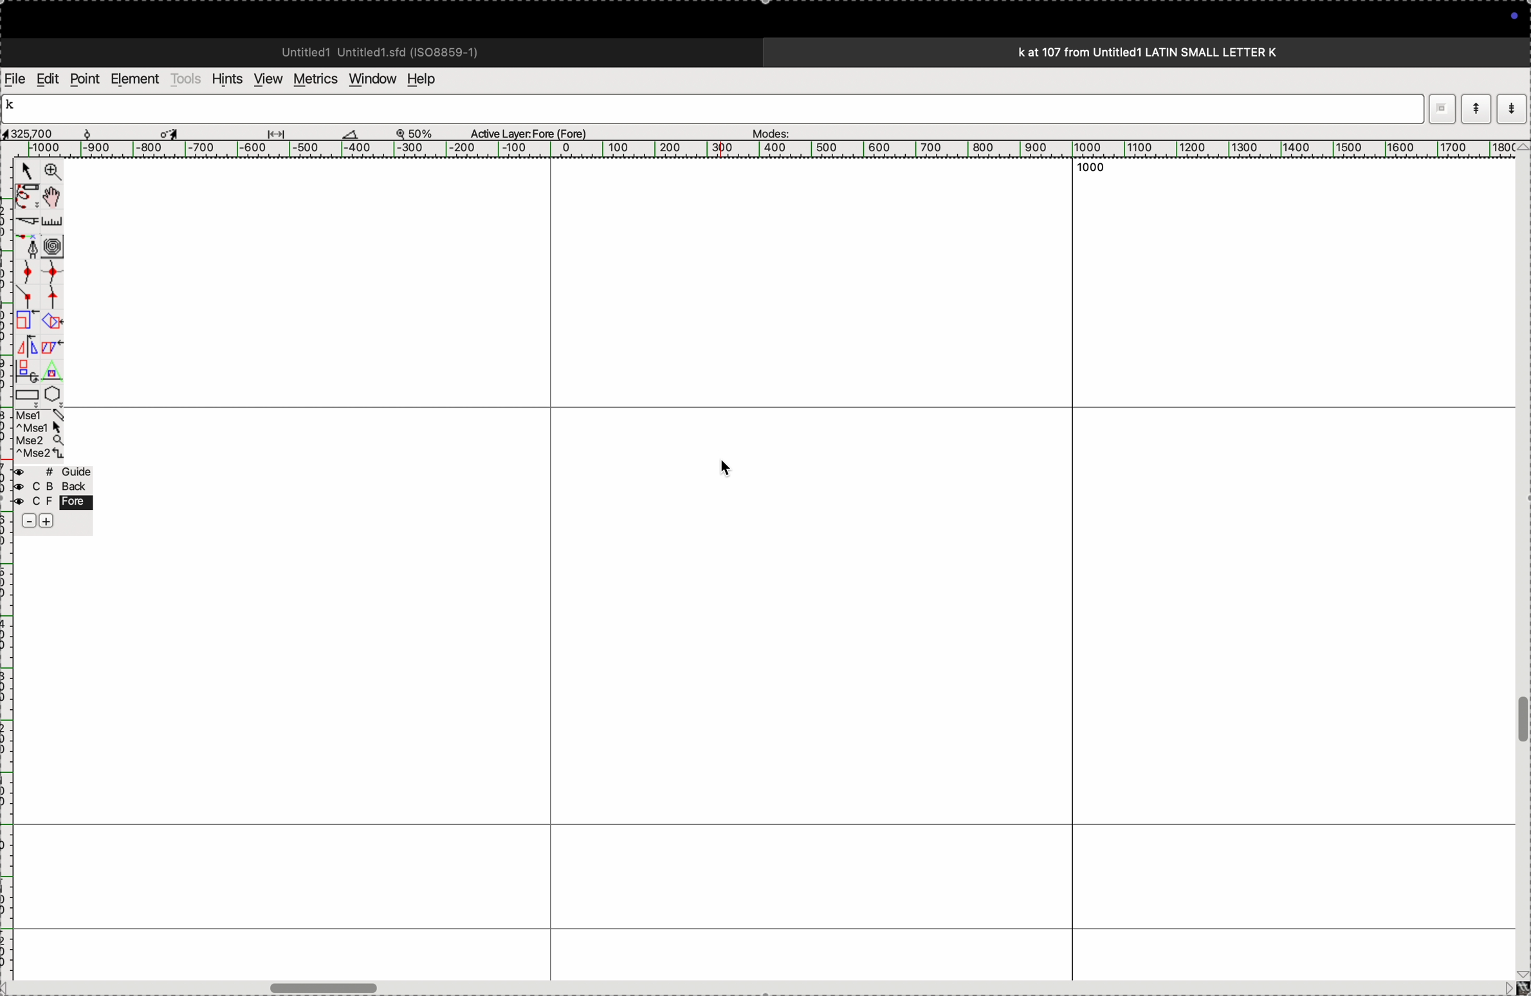 This screenshot has height=996, width=1531. What do you see at coordinates (27, 196) in the screenshot?
I see `pen` at bounding box center [27, 196].